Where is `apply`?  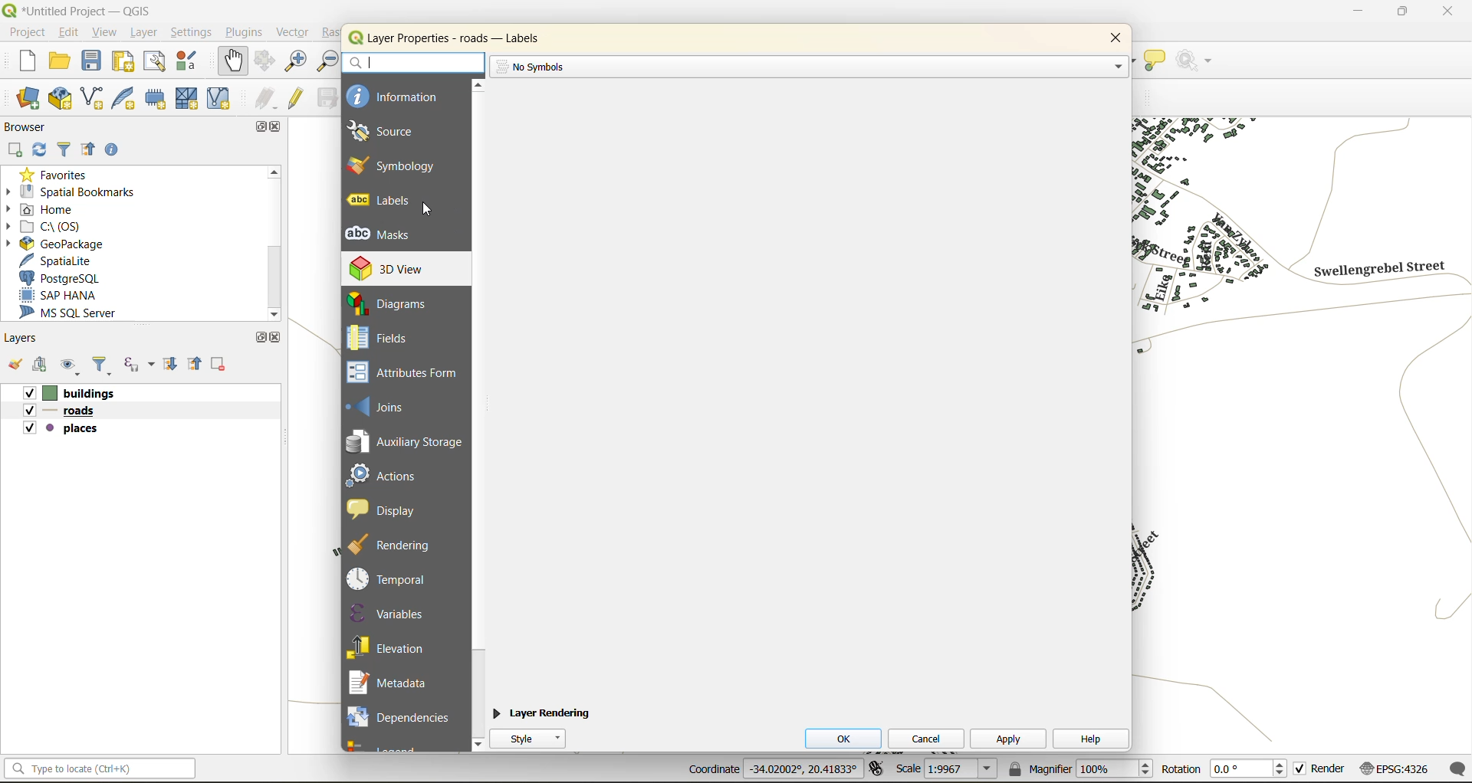
apply is located at coordinates (1007, 738).